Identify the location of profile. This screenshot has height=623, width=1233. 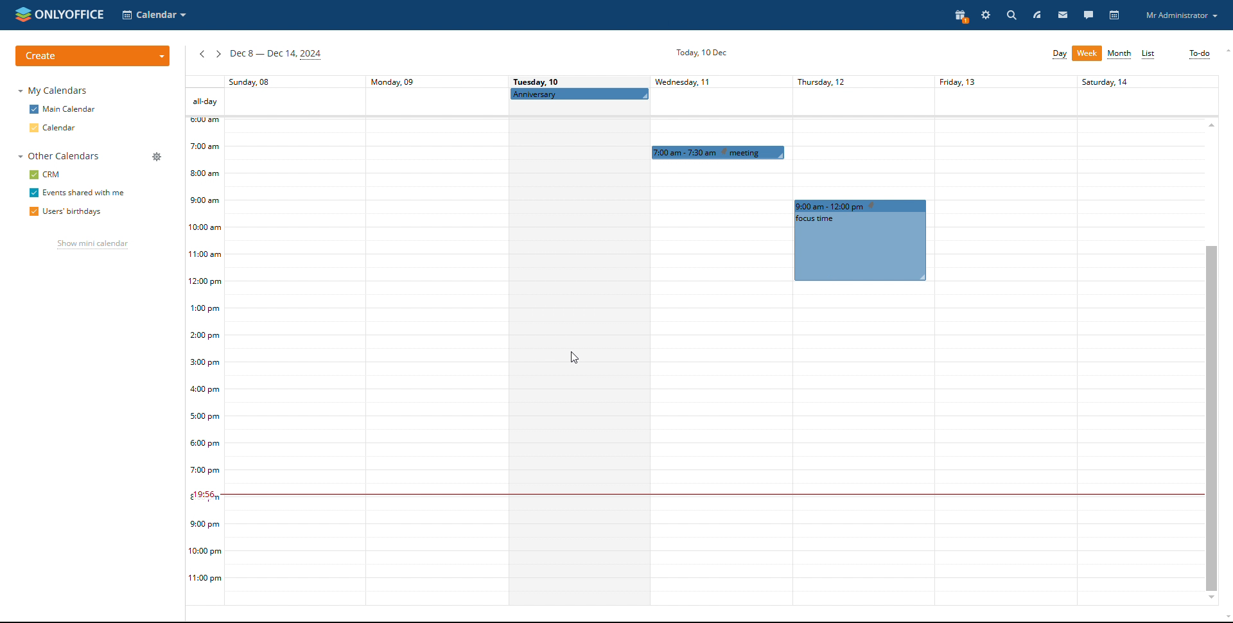
(1181, 15).